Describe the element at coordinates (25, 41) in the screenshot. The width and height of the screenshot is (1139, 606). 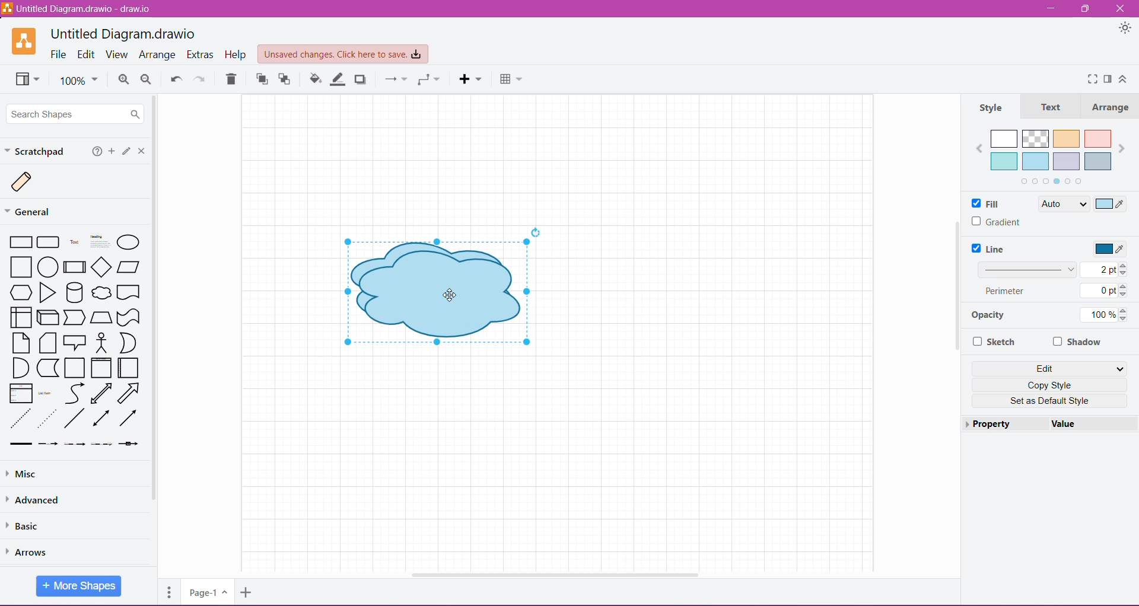
I see `Application Logo` at that location.